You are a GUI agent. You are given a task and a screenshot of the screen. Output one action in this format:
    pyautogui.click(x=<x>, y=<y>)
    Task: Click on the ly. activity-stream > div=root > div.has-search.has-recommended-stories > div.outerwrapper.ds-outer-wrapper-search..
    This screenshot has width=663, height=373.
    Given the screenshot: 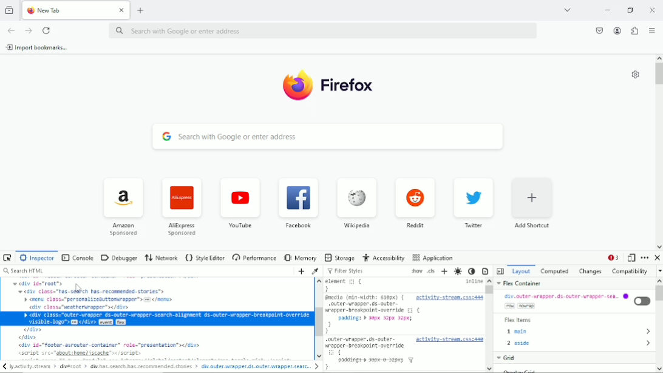 What is the action you would take?
    pyautogui.click(x=160, y=367)
    